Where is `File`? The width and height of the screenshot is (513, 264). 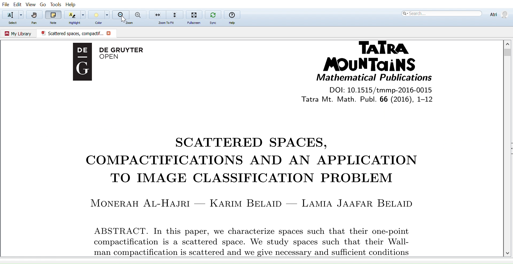 File is located at coordinates (6, 4).